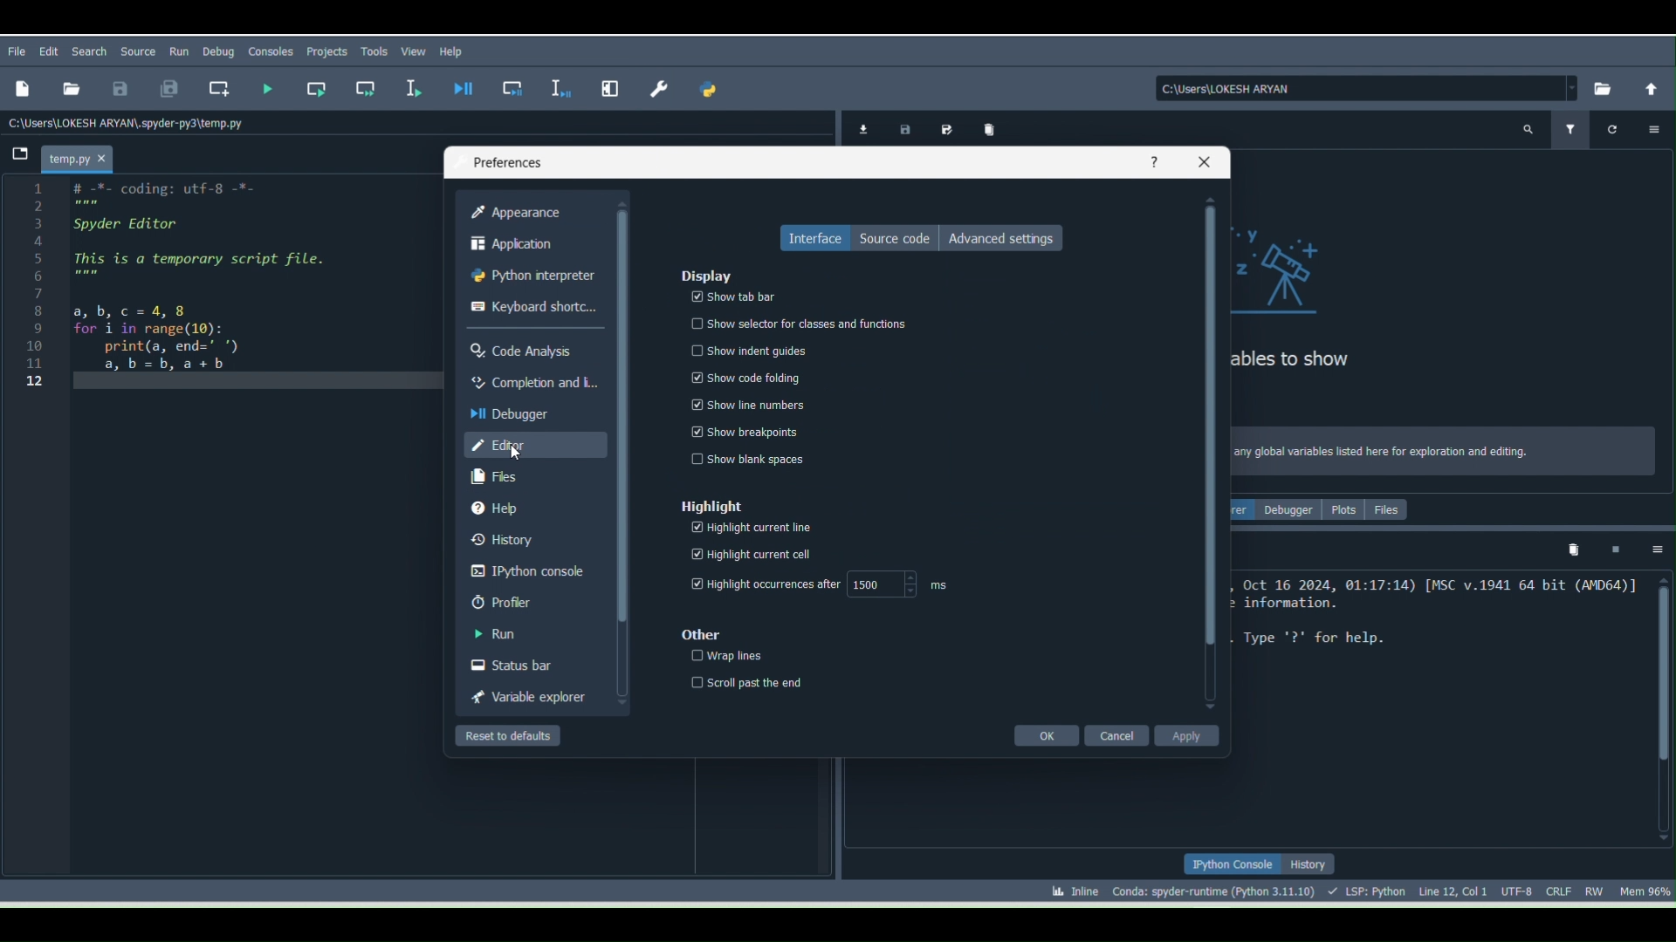 The height and width of the screenshot is (942, 1676). Describe the element at coordinates (161, 90) in the screenshot. I see `Save all files (Ctrl + Alt + S)` at that location.